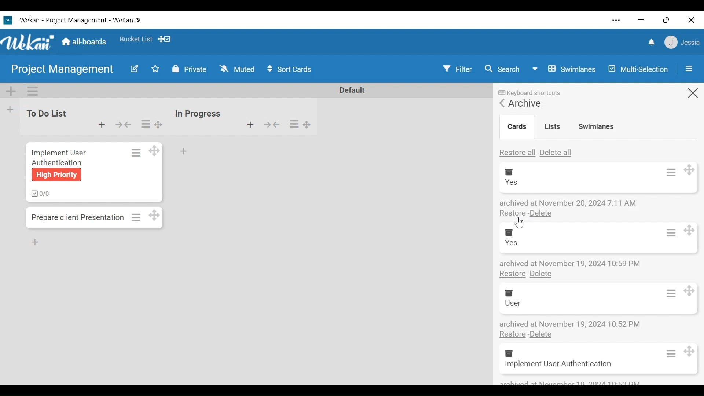 Image resolution: width=704 pixels, height=396 pixels. Describe the element at coordinates (307, 125) in the screenshot. I see `Desktop drag handles` at that location.